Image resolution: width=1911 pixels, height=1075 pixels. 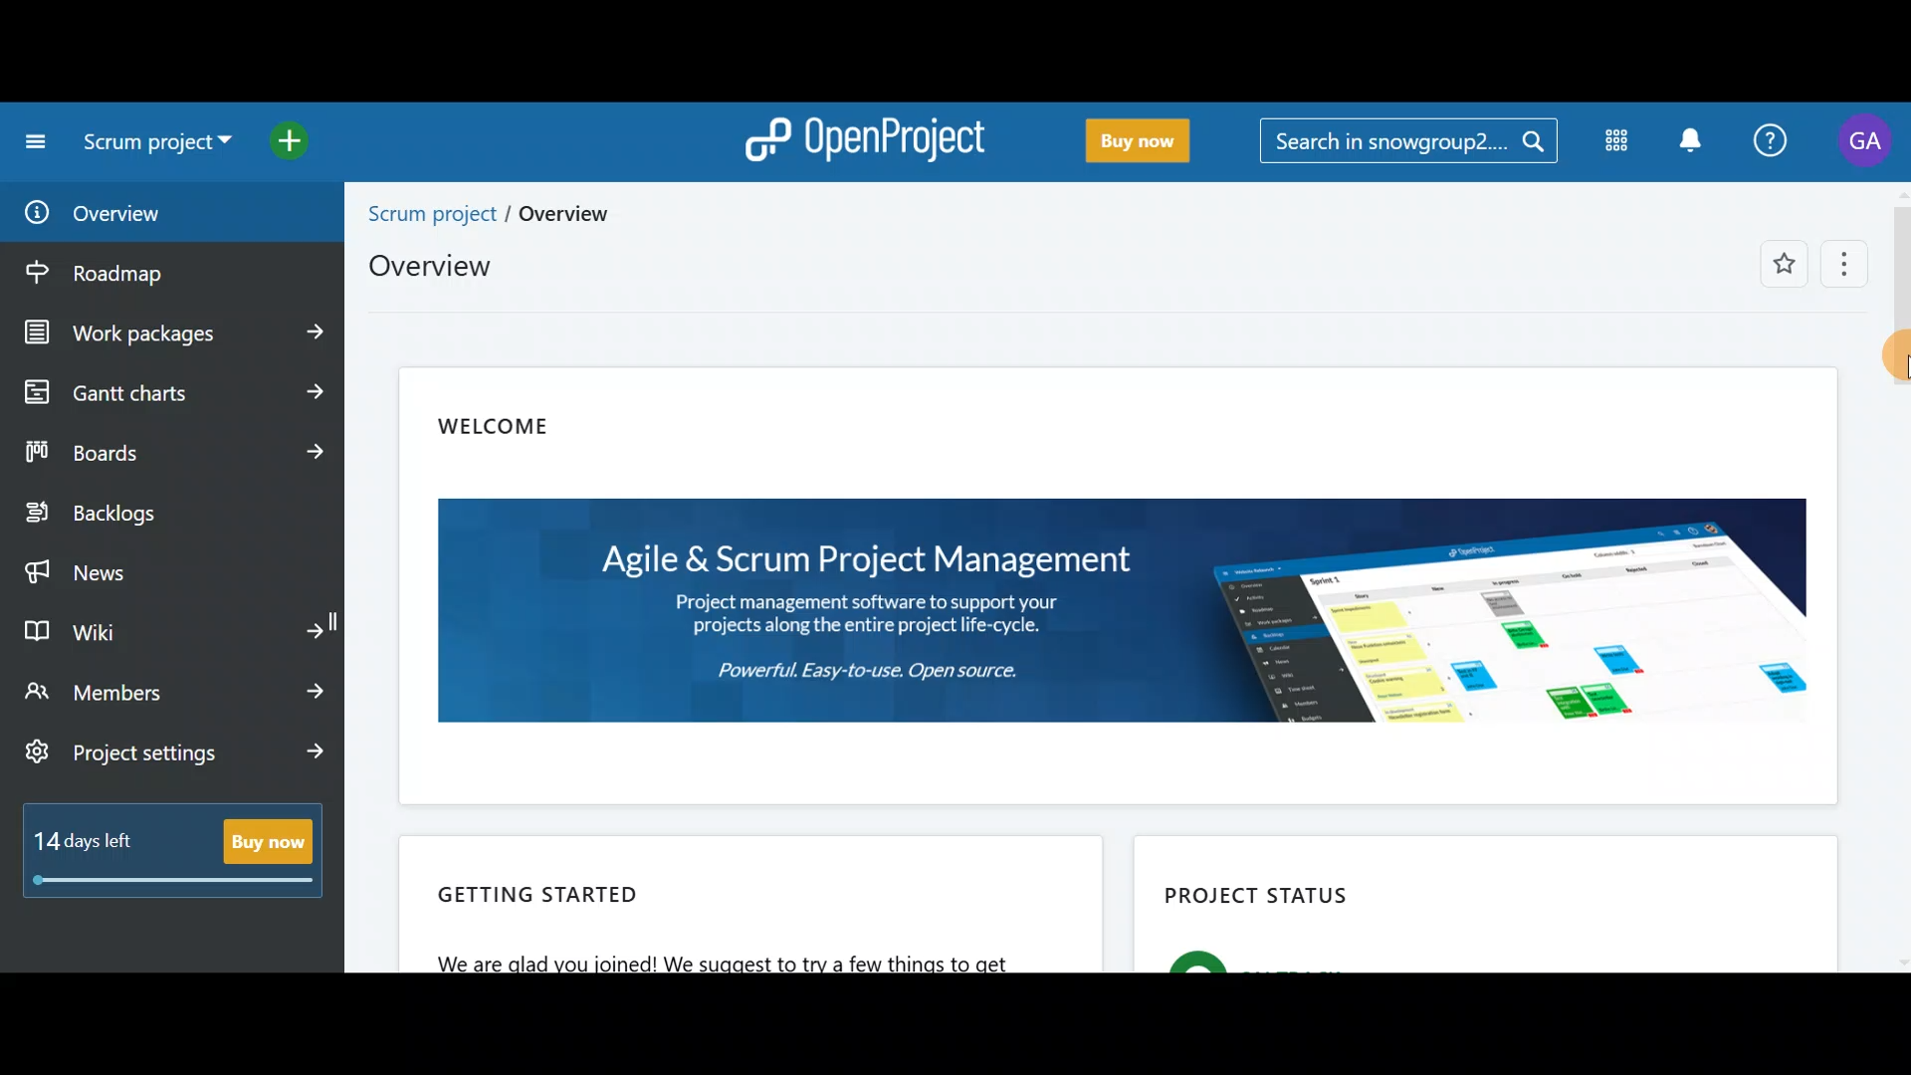 What do you see at coordinates (1124, 583) in the screenshot?
I see `Welcome note` at bounding box center [1124, 583].